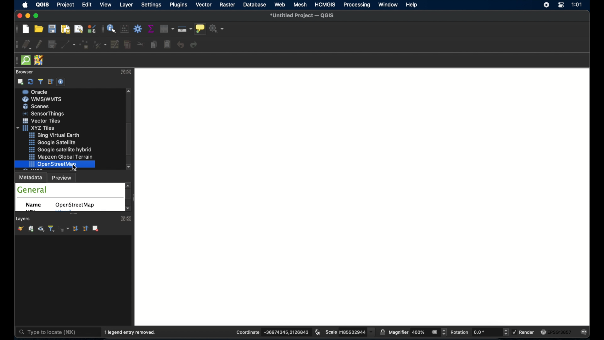 The image size is (604, 340). I want to click on save layer edits, so click(53, 45).